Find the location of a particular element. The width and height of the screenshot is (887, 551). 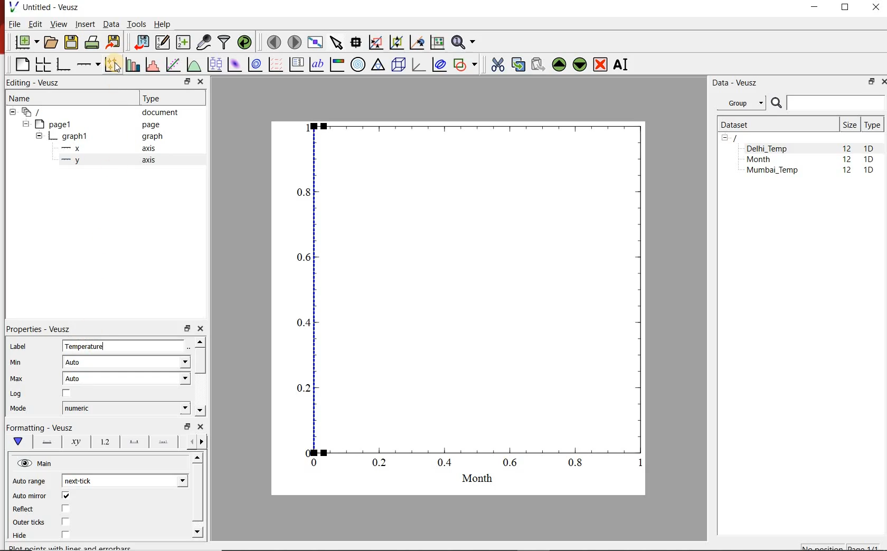

Add an axis to the plot is located at coordinates (87, 64).